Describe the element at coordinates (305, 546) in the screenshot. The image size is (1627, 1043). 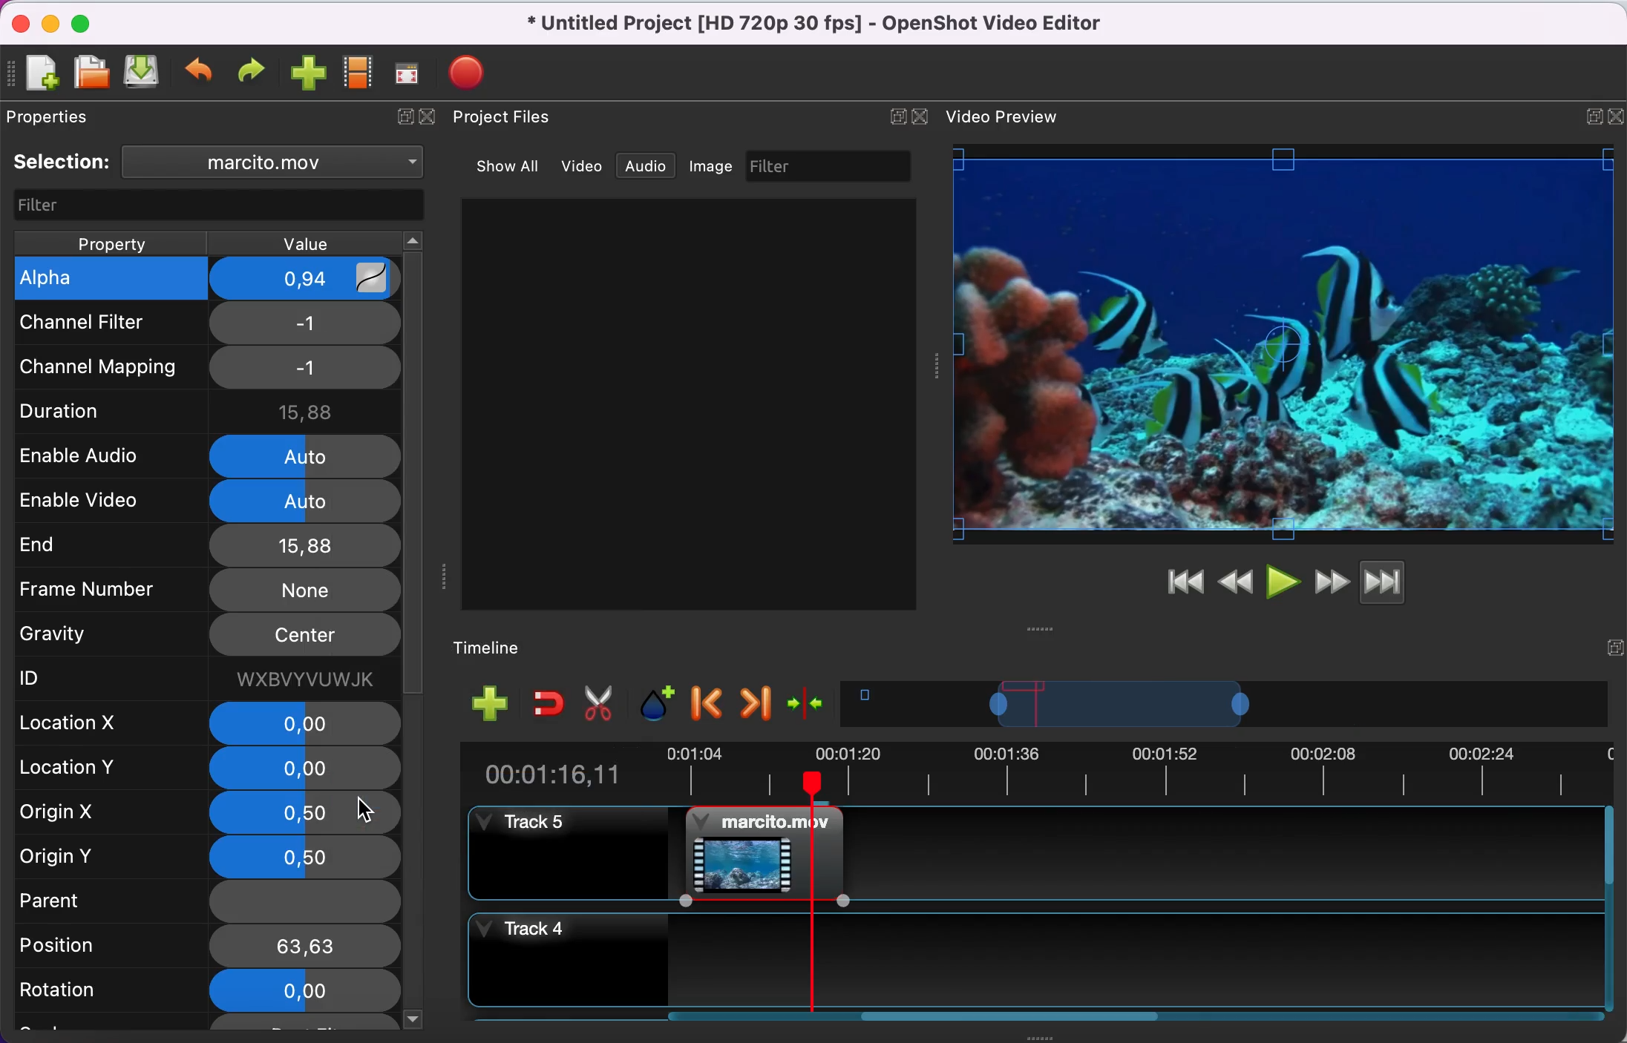
I see `15,88` at that location.